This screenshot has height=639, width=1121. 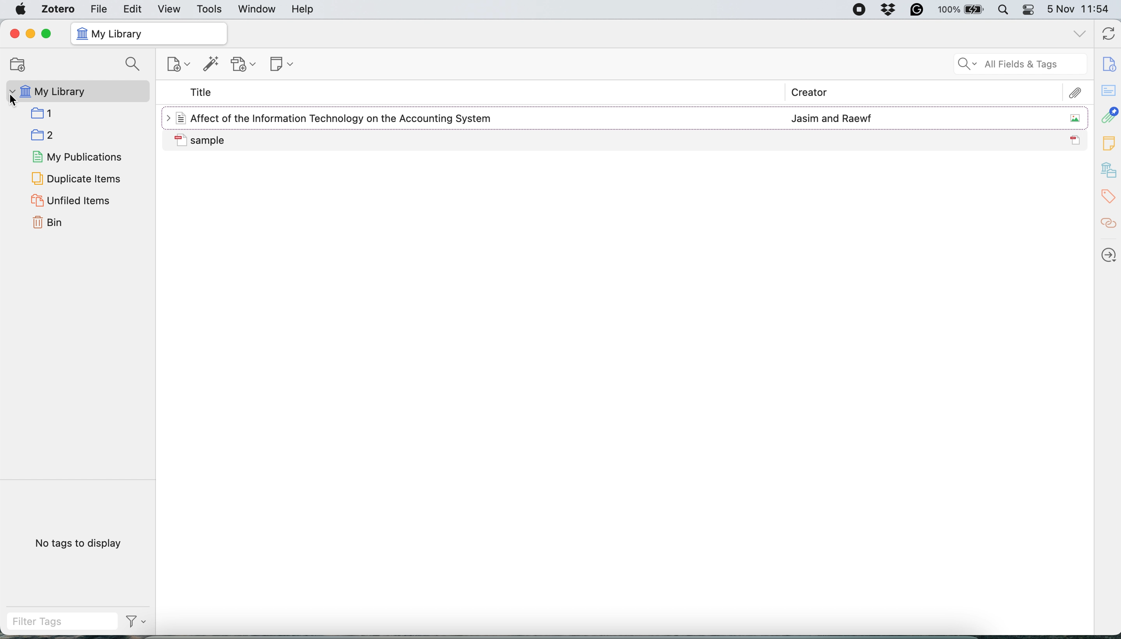 What do you see at coordinates (56, 11) in the screenshot?
I see `zotero` at bounding box center [56, 11].